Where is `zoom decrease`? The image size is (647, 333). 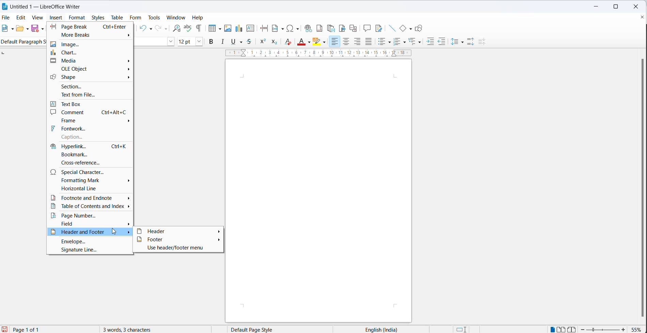 zoom decrease is located at coordinates (583, 330).